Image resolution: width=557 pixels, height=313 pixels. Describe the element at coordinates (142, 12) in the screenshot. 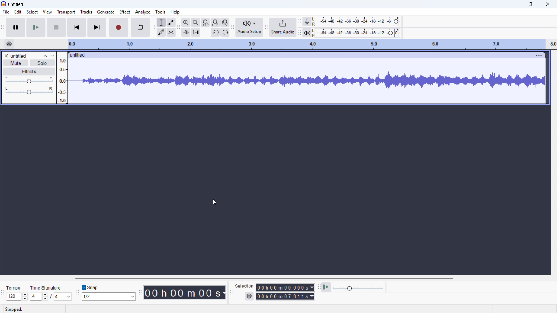

I see `analyze` at that location.